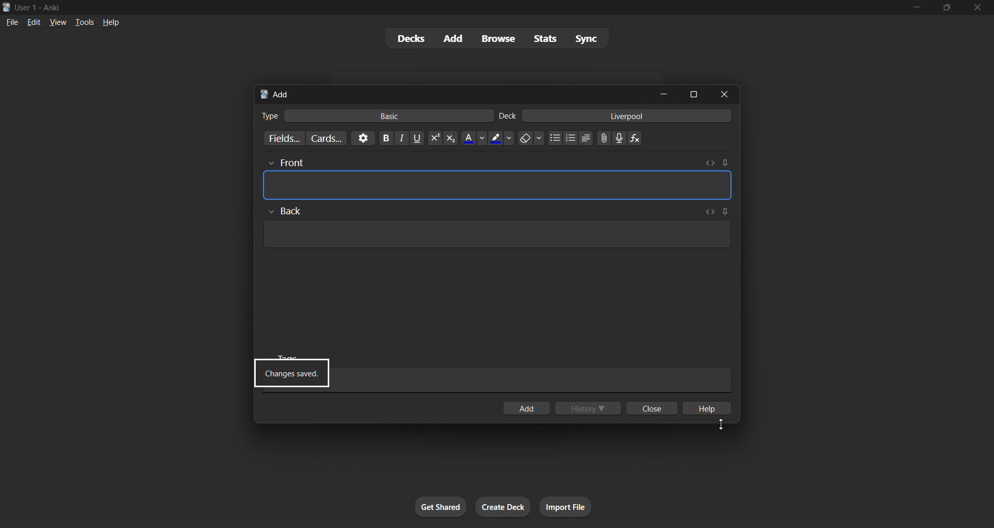  What do you see at coordinates (588, 138) in the screenshot?
I see `text align` at bounding box center [588, 138].